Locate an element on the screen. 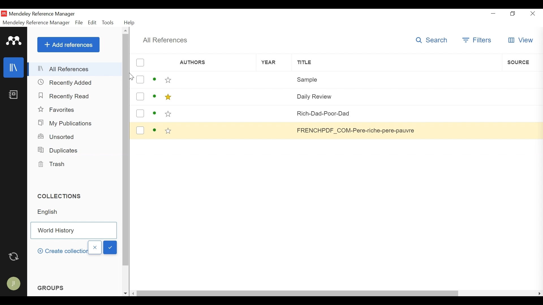 Image resolution: width=543 pixels, height=305 pixels. Authors is located at coordinates (215, 114).